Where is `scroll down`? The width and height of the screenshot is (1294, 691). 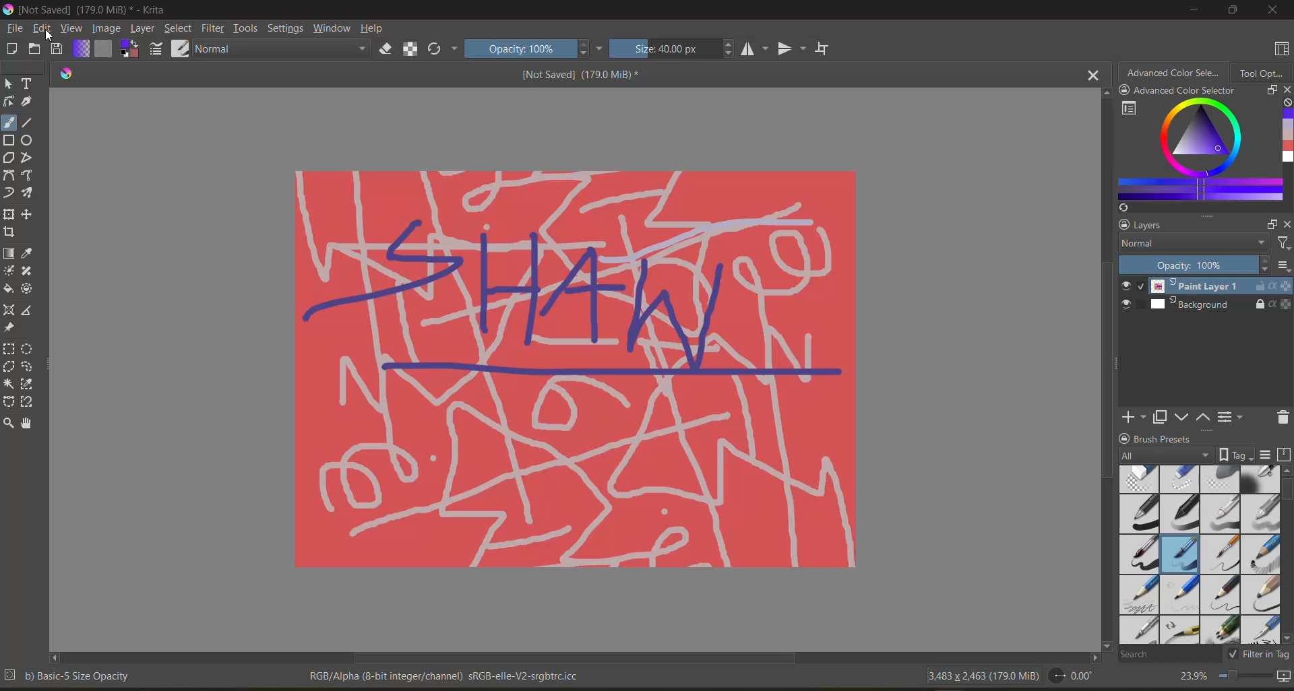
scroll down is located at coordinates (1286, 640).